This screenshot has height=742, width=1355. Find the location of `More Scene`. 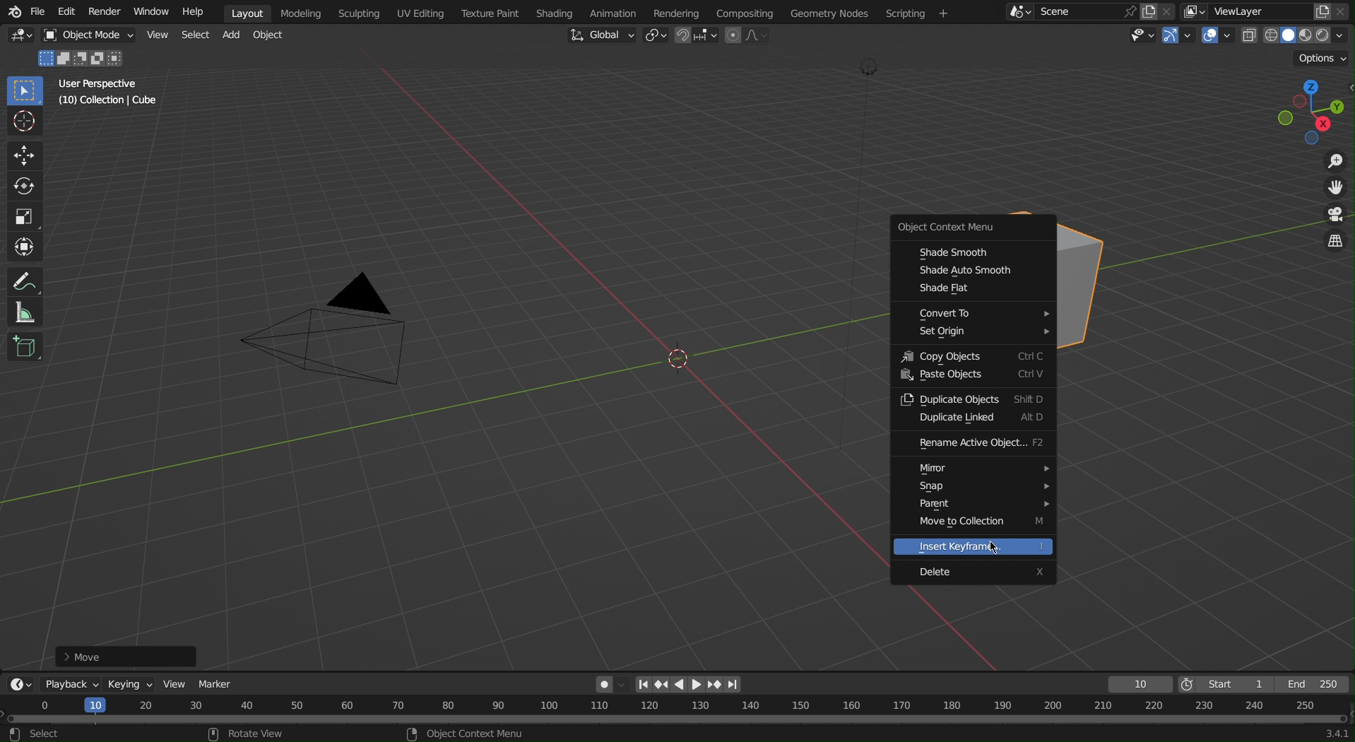

More Scene is located at coordinates (1018, 11).